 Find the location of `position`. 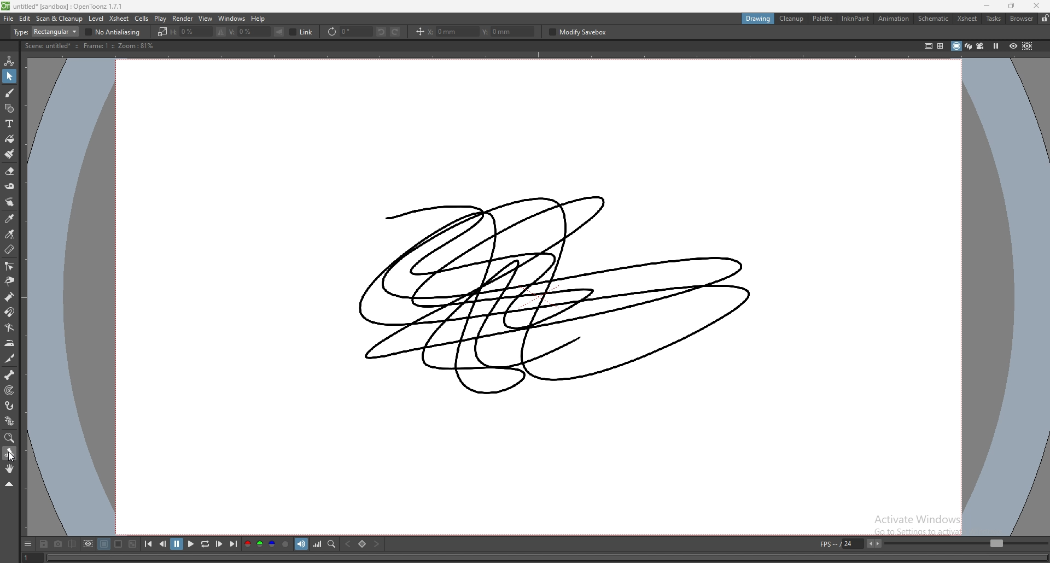

position is located at coordinates (418, 32).